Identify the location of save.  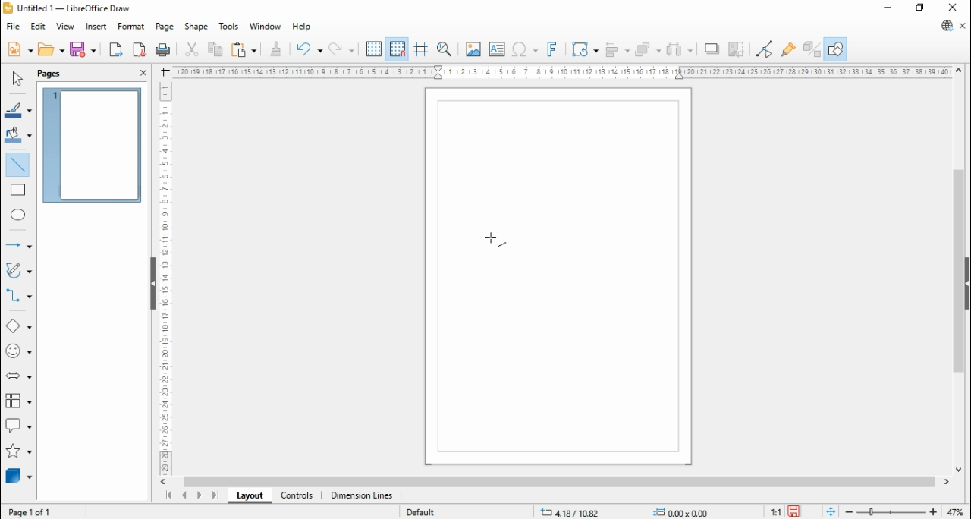
(84, 49).